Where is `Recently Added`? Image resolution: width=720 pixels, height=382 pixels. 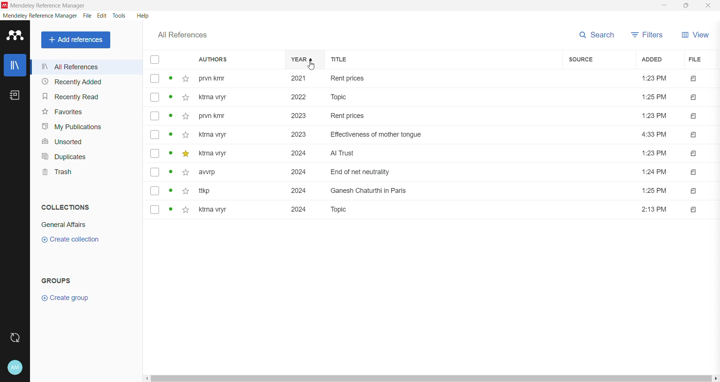 Recently Added is located at coordinates (72, 82).